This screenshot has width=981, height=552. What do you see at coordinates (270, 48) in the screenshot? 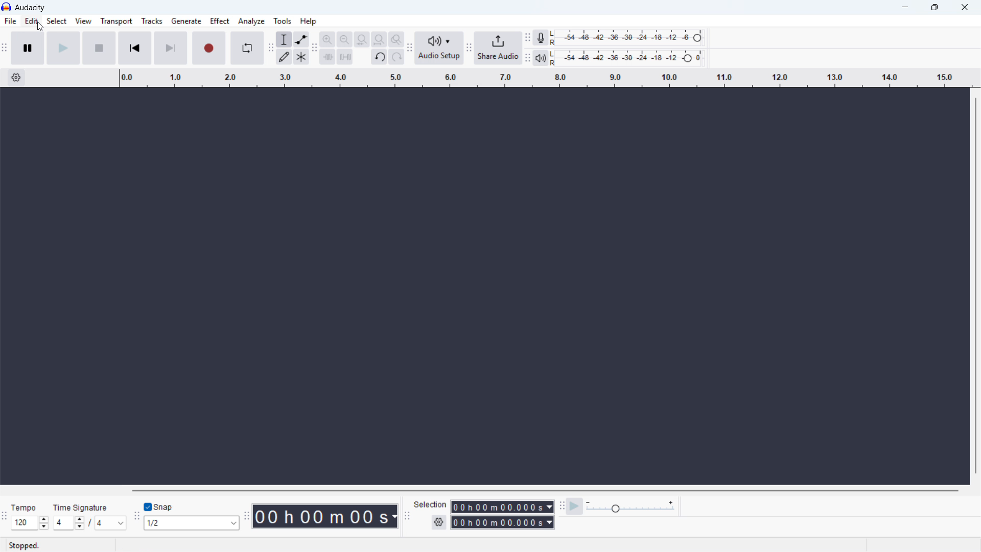
I see `tools toolbar` at bounding box center [270, 48].